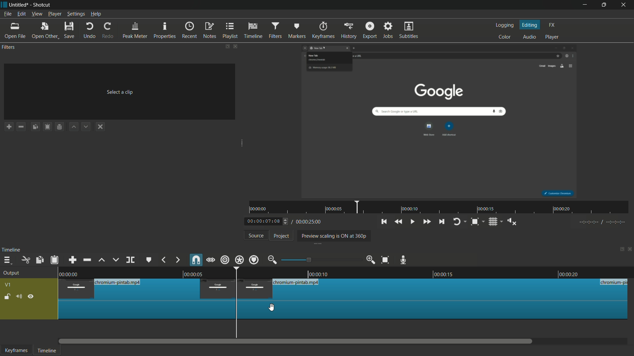 This screenshot has height=356, width=634. Describe the element at coordinates (322, 260) in the screenshot. I see `adjustment bar` at that location.